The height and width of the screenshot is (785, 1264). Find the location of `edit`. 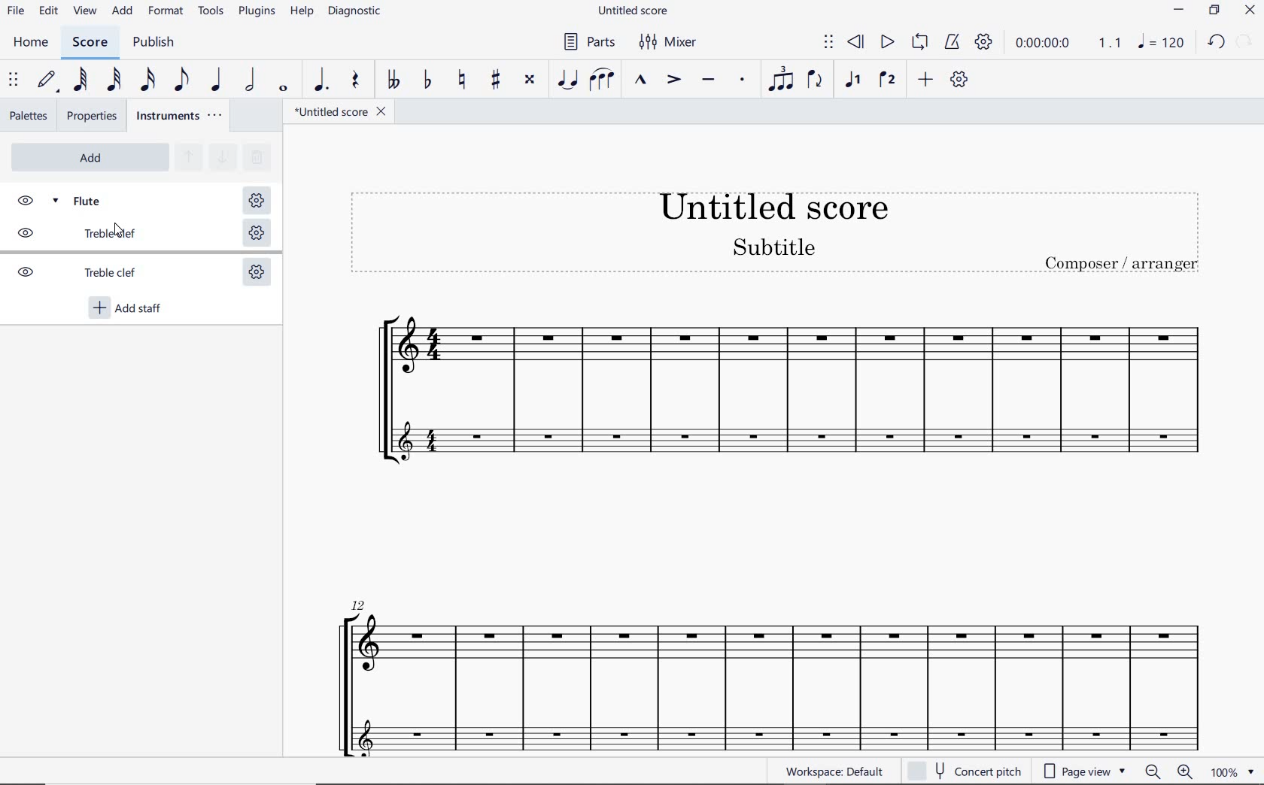

edit is located at coordinates (48, 13).